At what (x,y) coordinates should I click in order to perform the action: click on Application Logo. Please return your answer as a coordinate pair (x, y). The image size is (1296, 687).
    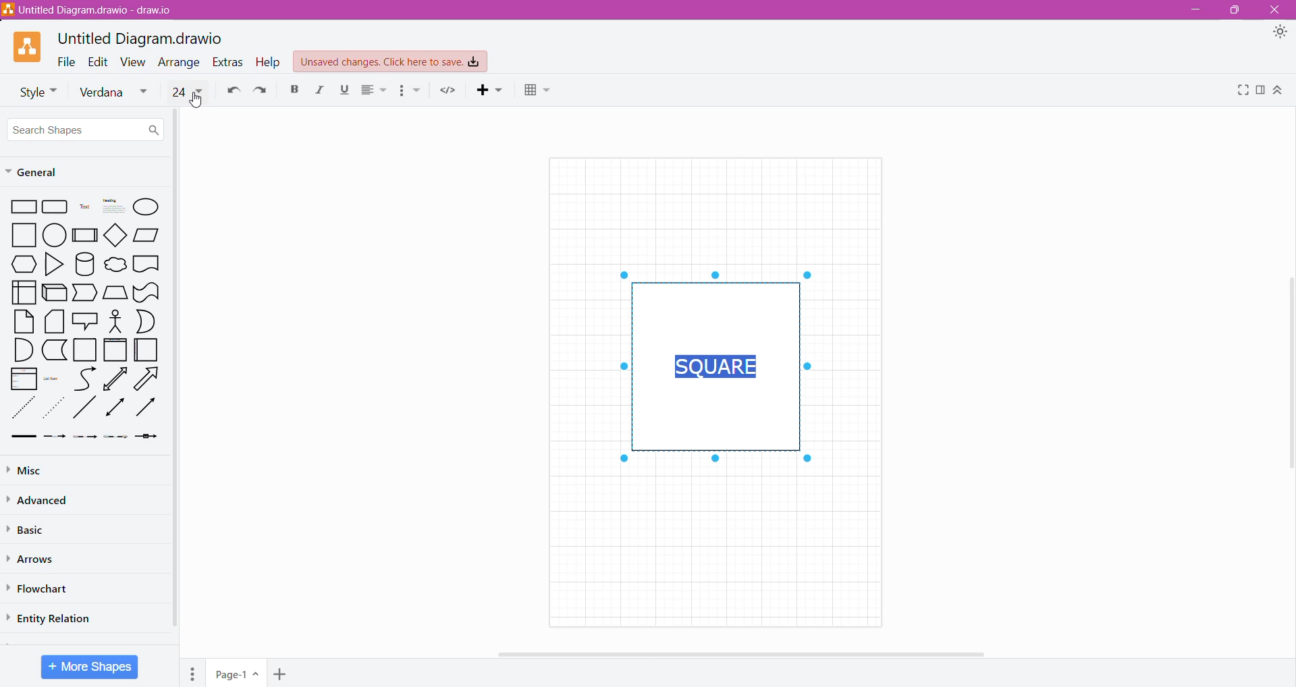
    Looking at the image, I should click on (28, 47).